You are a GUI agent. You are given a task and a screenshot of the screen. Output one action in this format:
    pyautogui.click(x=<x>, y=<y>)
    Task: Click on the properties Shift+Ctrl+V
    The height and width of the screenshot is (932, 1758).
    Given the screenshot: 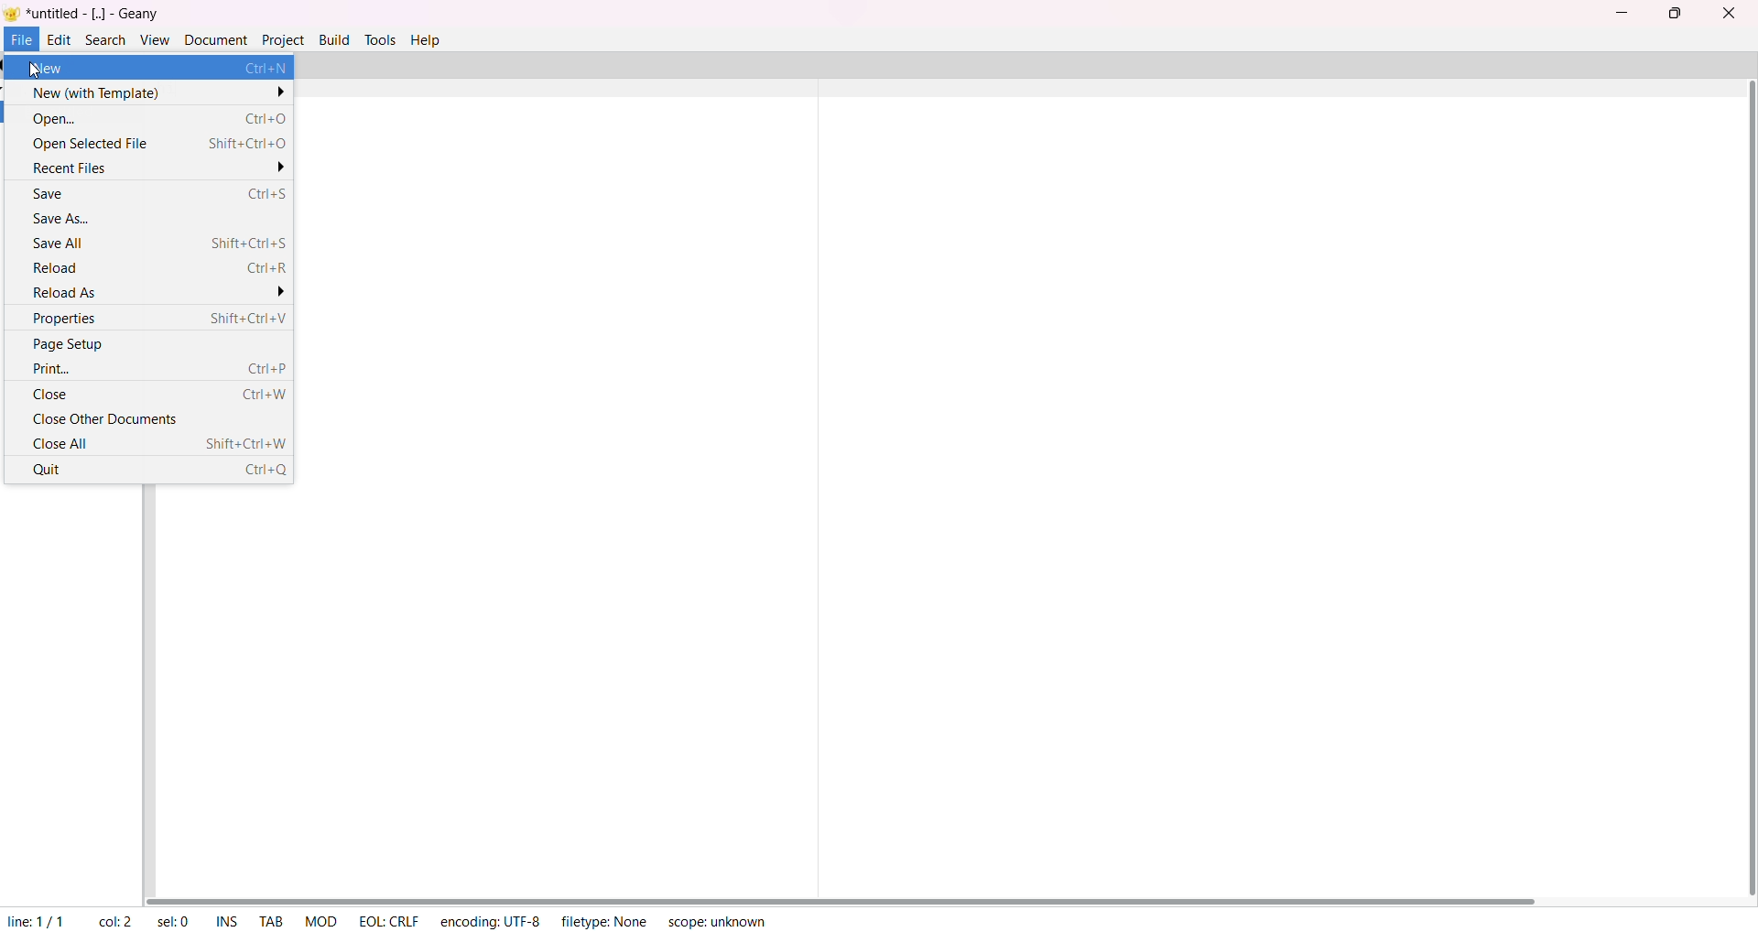 What is the action you would take?
    pyautogui.click(x=160, y=316)
    